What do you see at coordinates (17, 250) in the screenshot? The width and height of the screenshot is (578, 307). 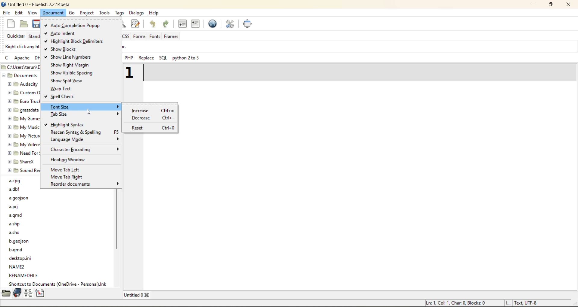 I see `b.qmd` at bounding box center [17, 250].